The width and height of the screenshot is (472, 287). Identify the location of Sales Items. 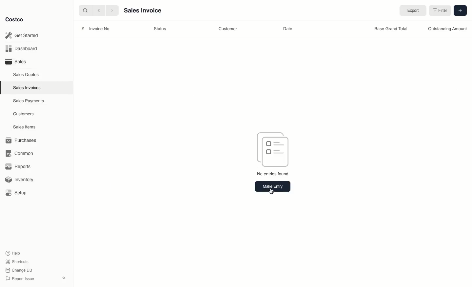
(26, 127).